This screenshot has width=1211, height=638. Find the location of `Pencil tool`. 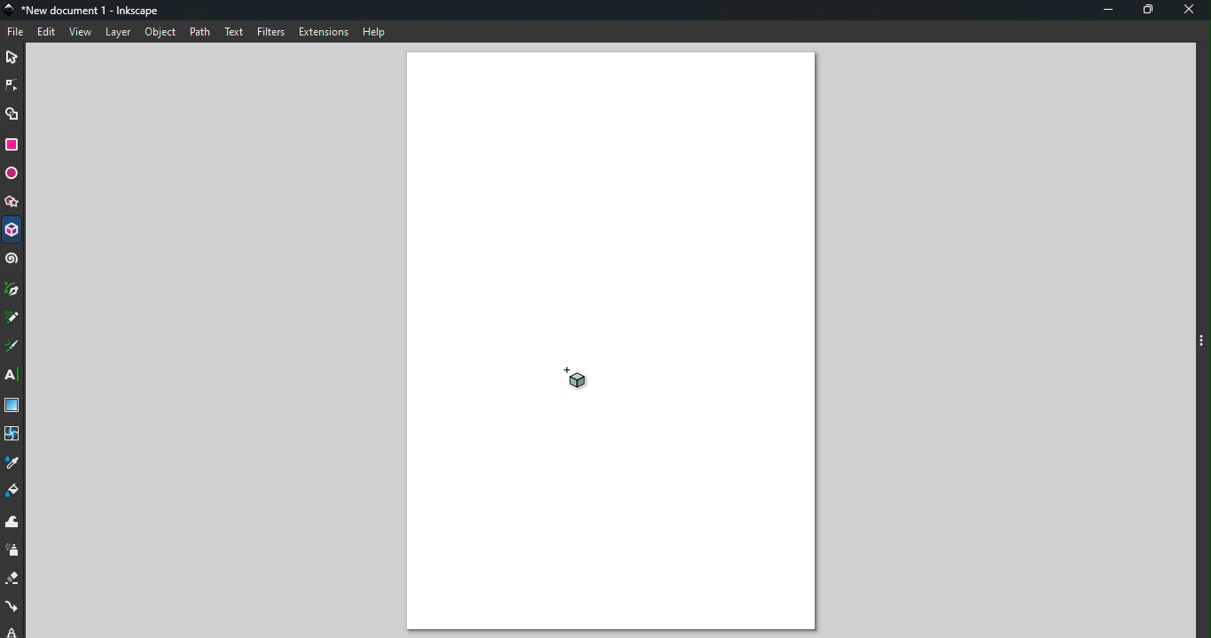

Pencil tool is located at coordinates (14, 317).